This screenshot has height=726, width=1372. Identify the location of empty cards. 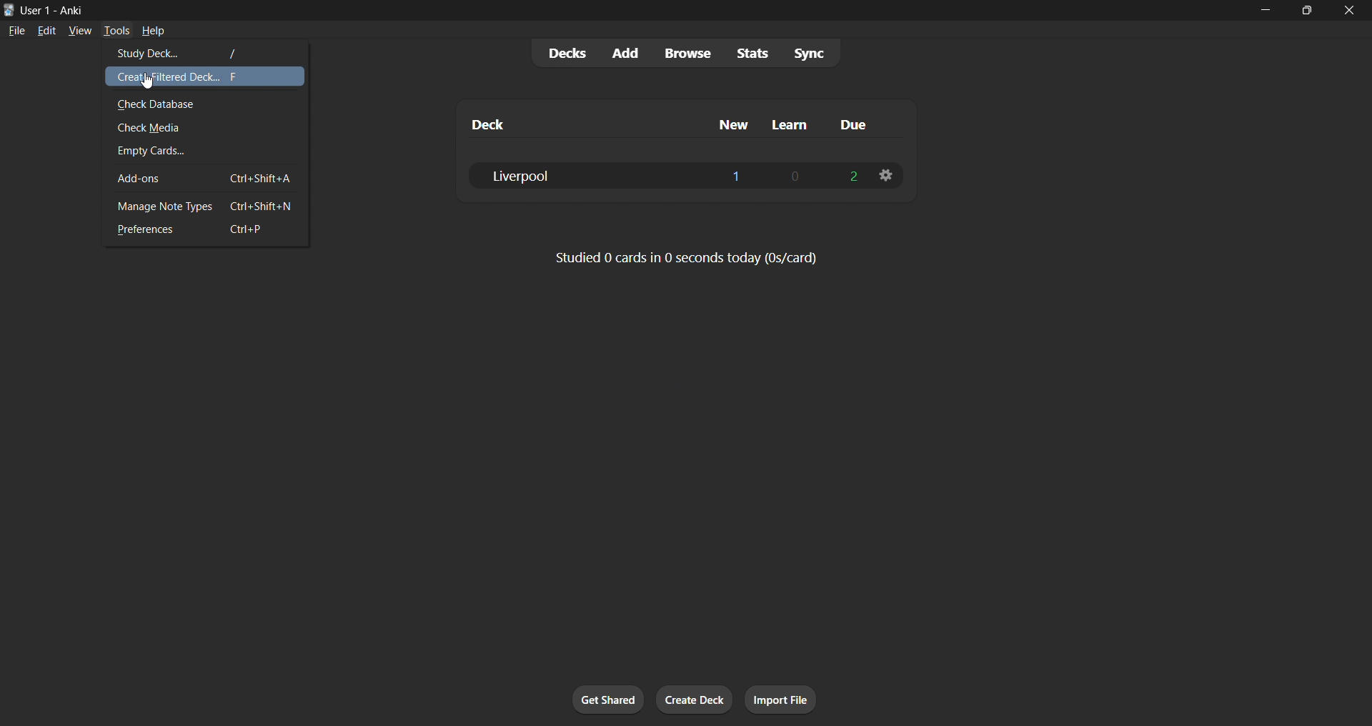
(206, 151).